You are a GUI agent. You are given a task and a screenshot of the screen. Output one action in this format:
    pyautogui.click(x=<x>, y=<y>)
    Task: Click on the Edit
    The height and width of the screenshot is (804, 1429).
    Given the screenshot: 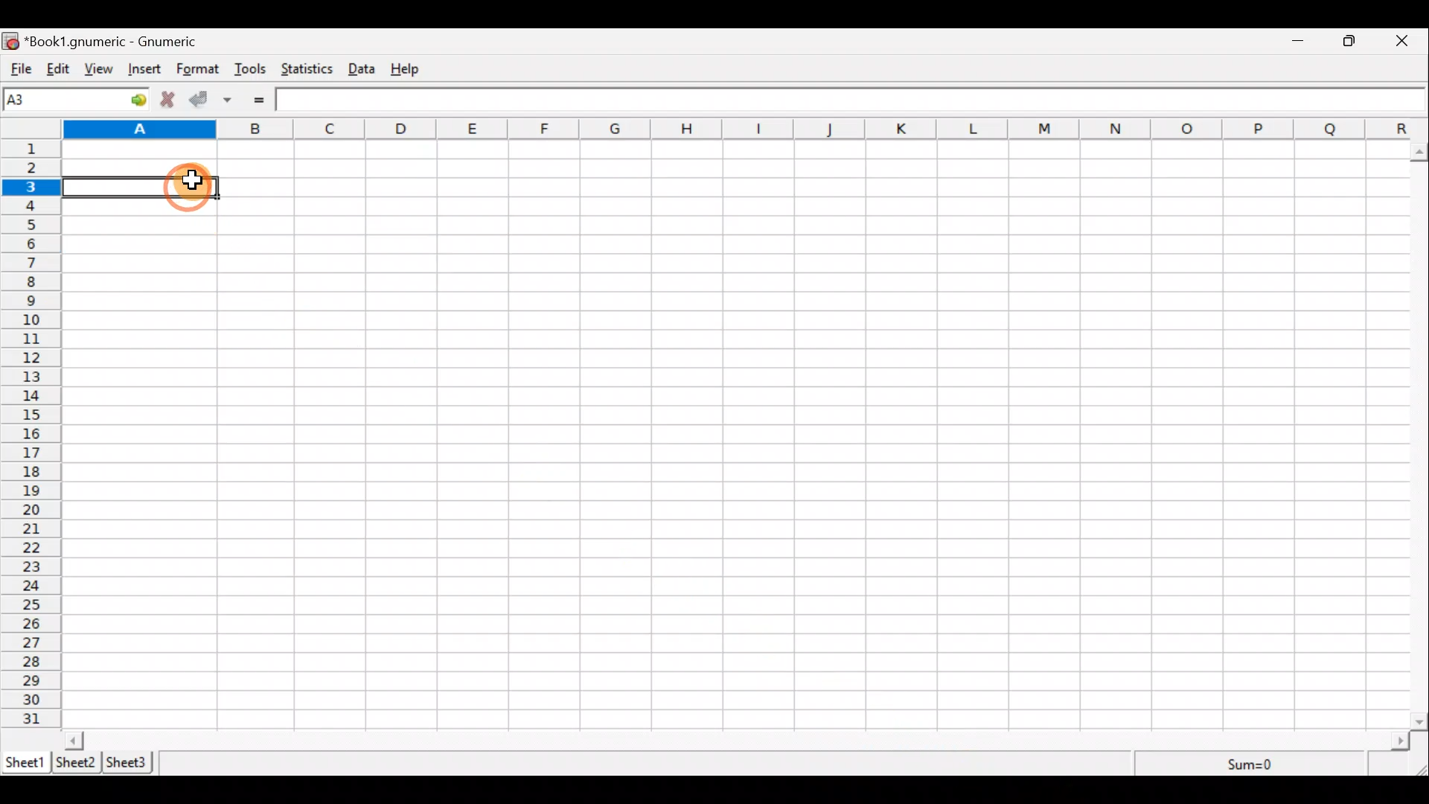 What is the action you would take?
    pyautogui.click(x=58, y=70)
    